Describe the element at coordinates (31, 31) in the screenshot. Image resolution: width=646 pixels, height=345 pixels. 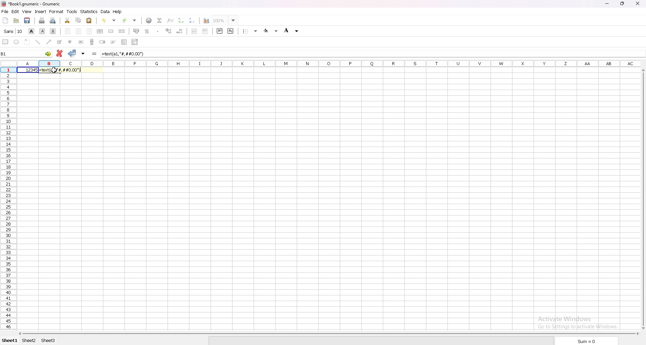
I see `bold` at that location.